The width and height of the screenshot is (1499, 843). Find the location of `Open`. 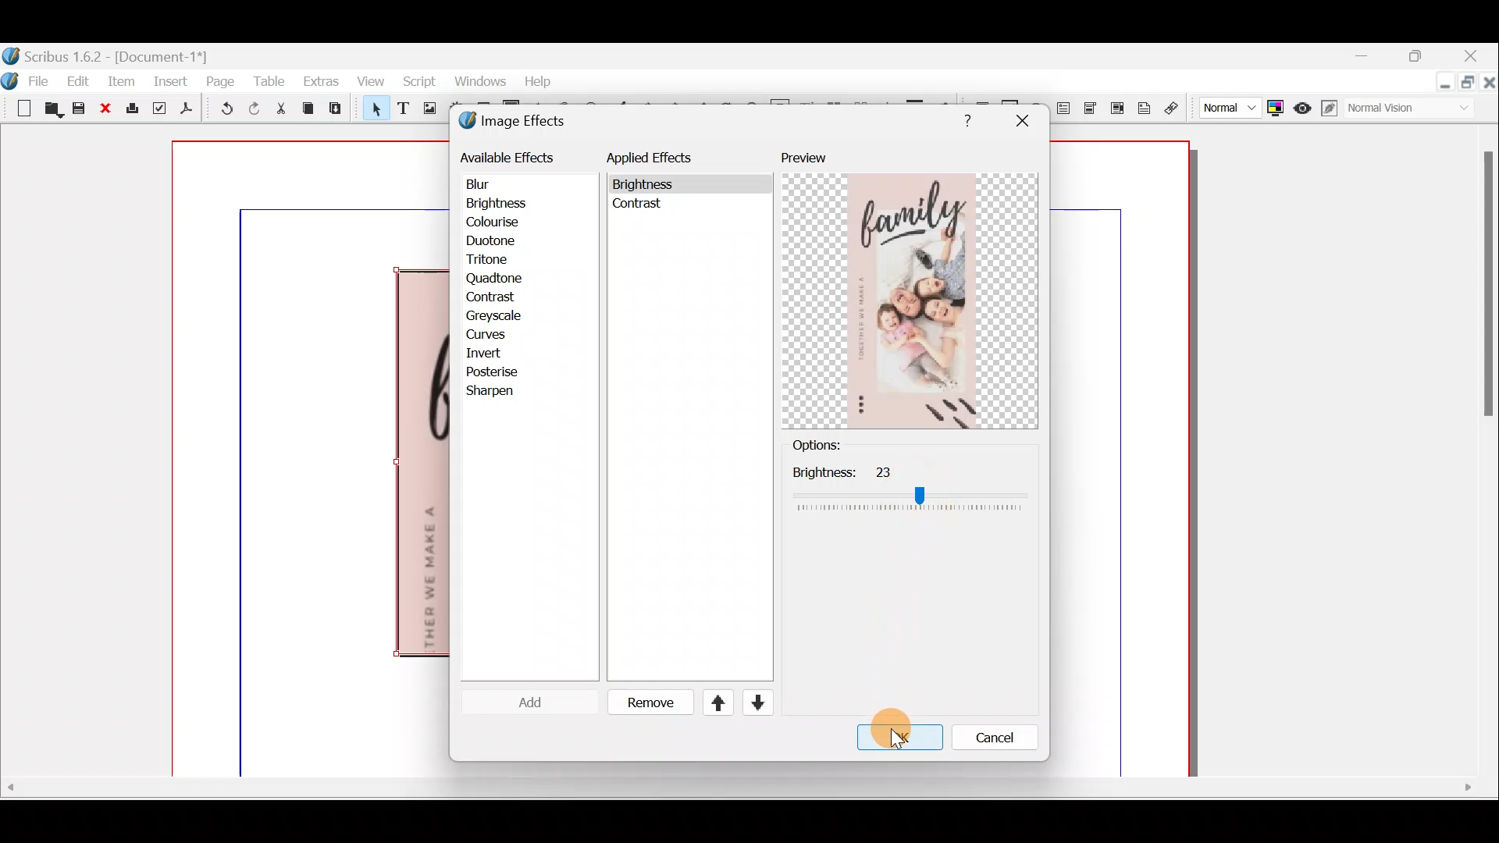

Open is located at coordinates (51, 111).